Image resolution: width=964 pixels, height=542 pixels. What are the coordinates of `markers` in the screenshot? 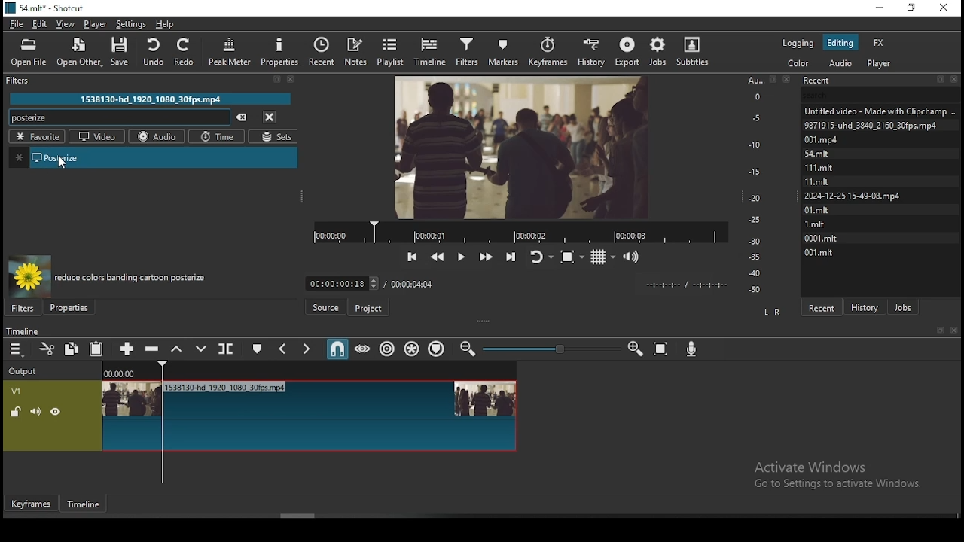 It's located at (504, 52).